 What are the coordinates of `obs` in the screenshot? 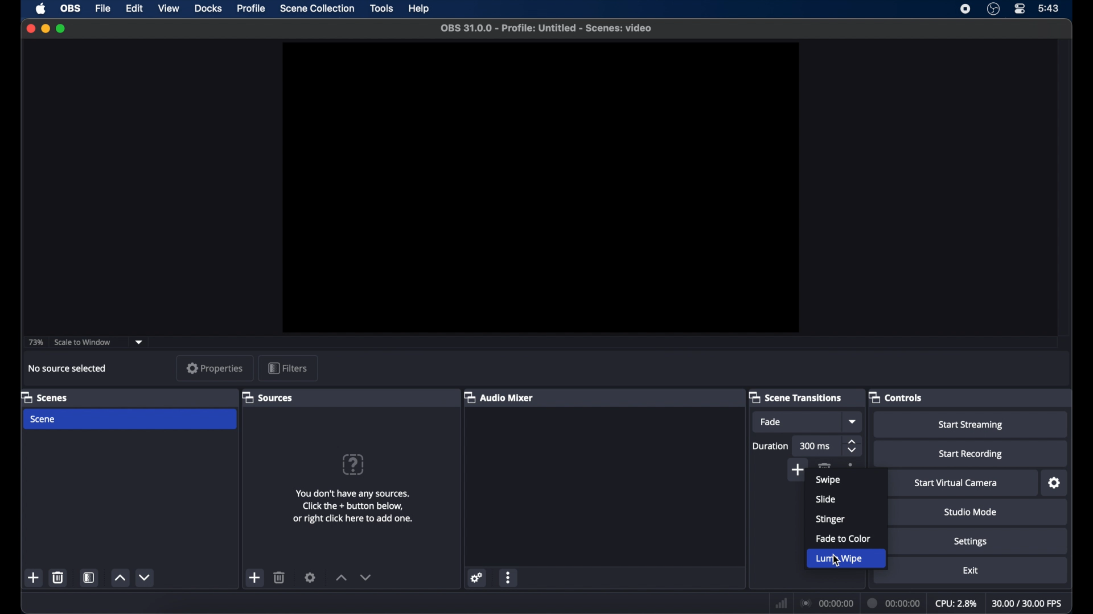 It's located at (71, 8).